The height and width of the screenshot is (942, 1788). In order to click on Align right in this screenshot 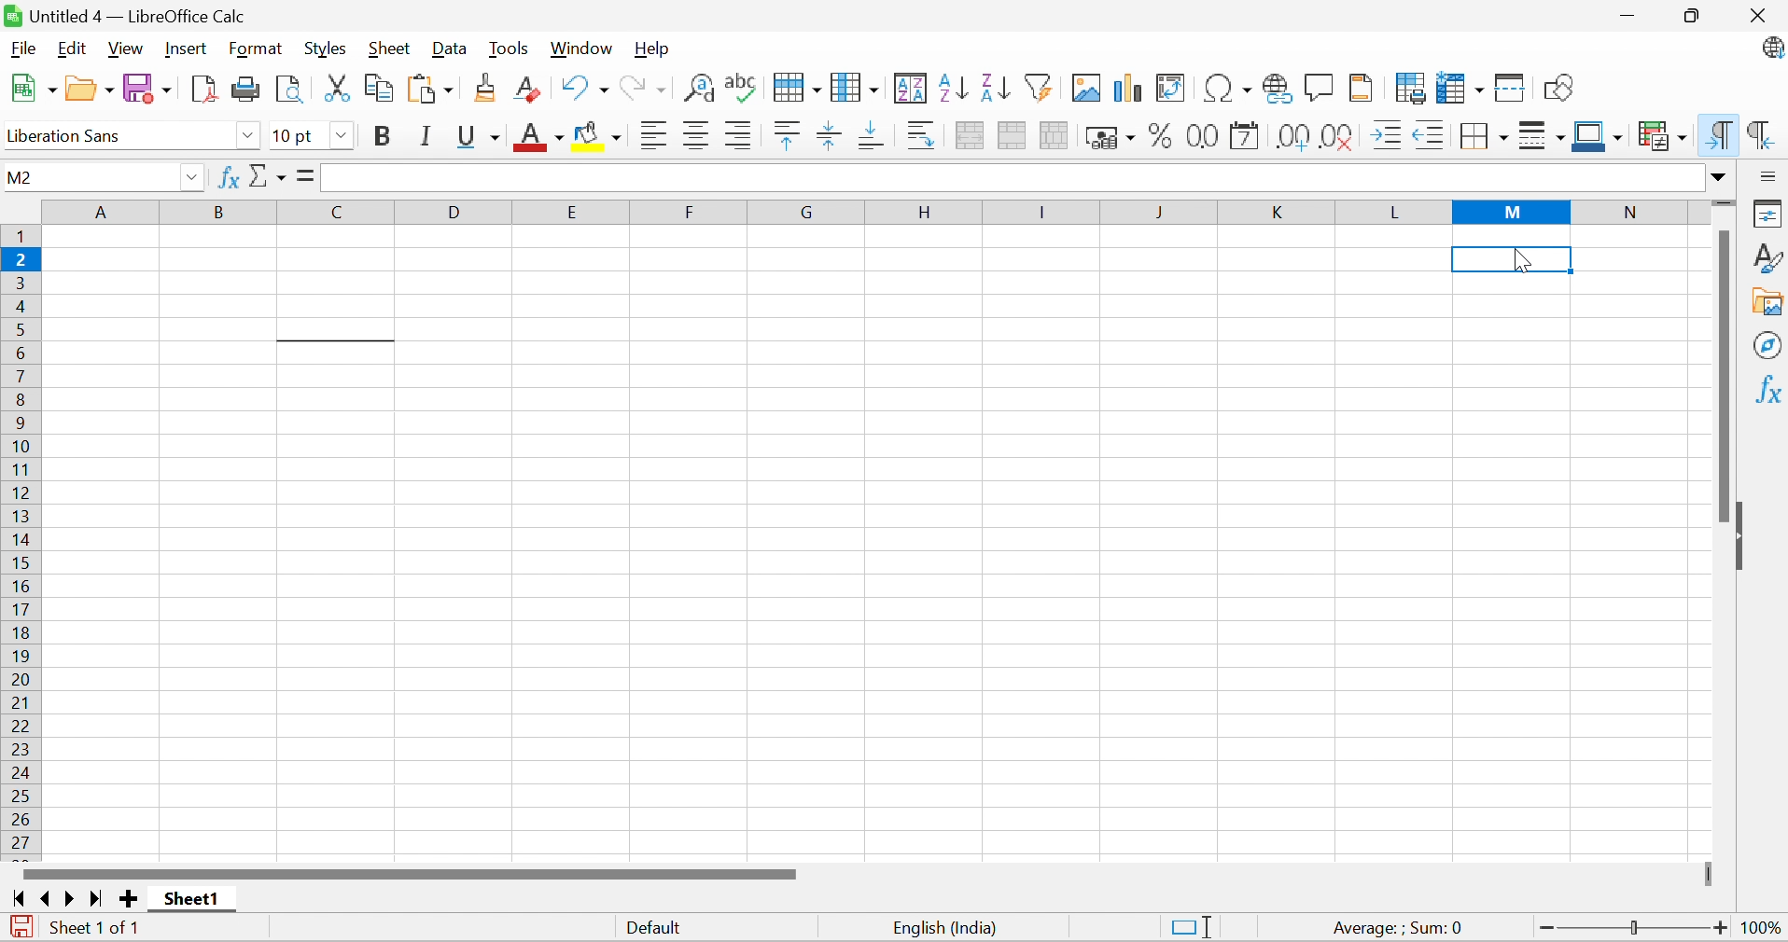, I will do `click(739, 137)`.